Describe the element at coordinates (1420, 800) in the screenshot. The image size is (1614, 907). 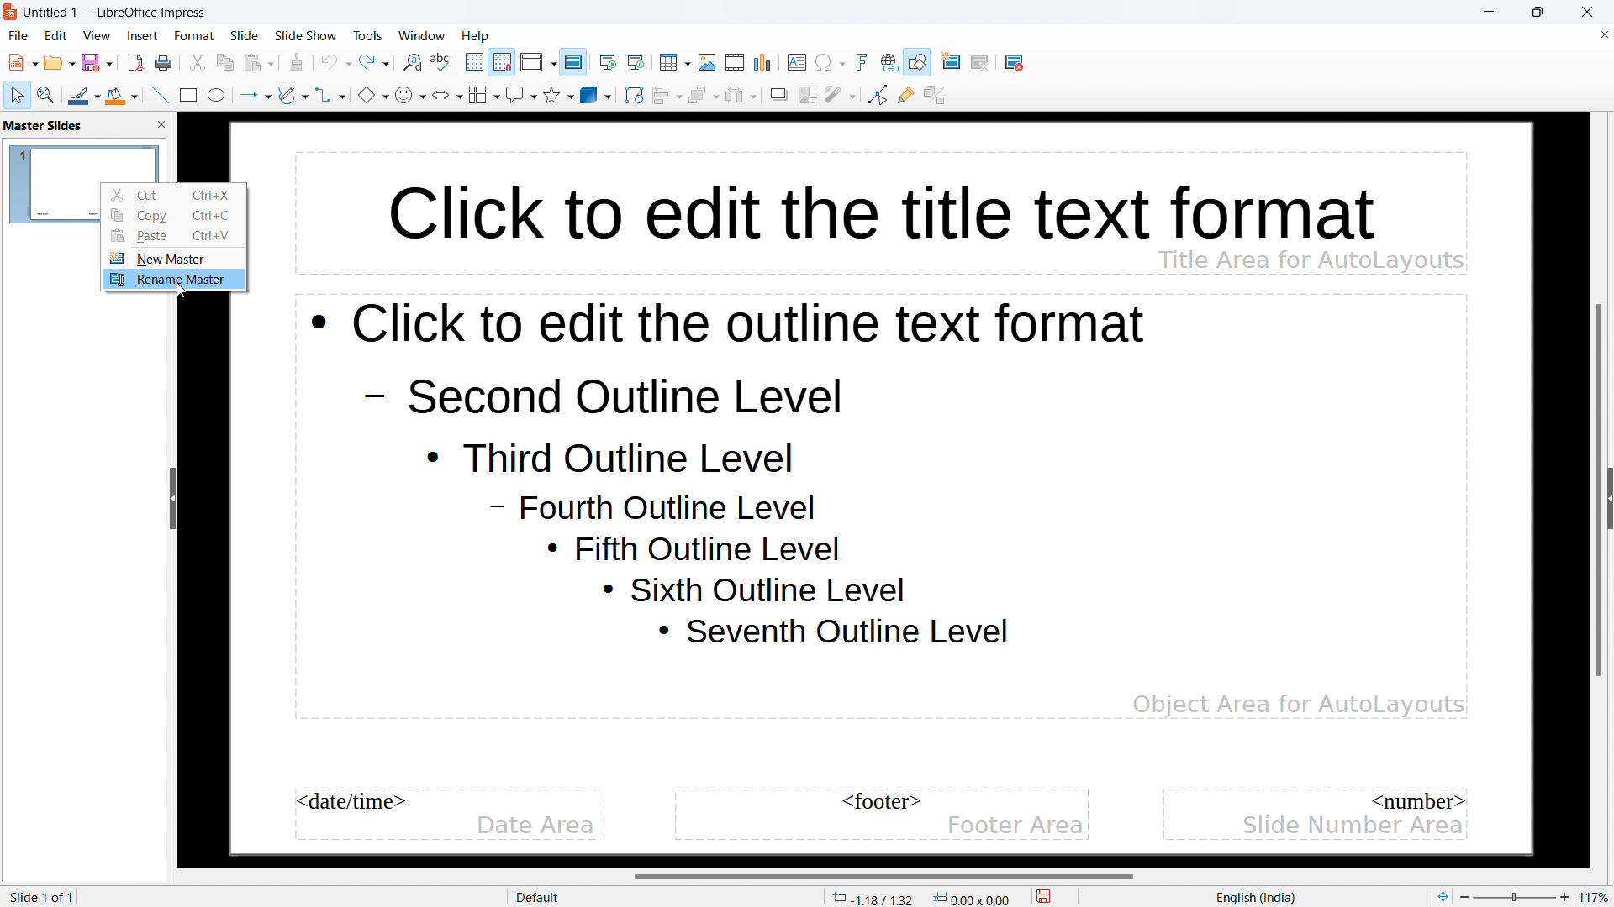
I see `<number>` at that location.